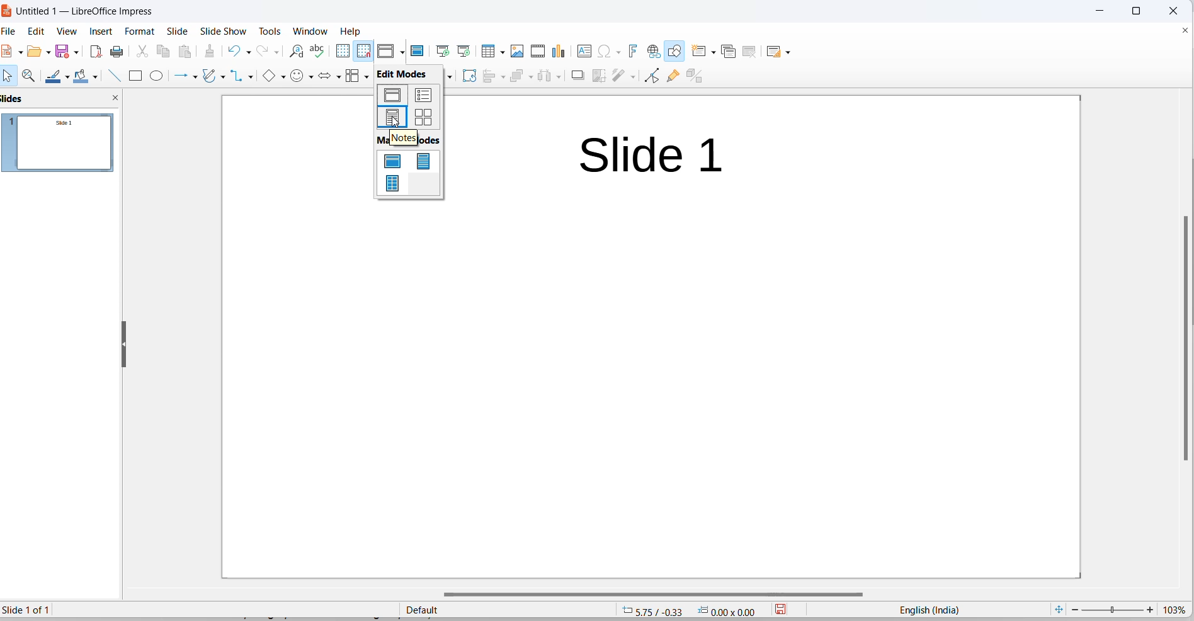  What do you see at coordinates (38, 31) in the screenshot?
I see `edit` at bounding box center [38, 31].